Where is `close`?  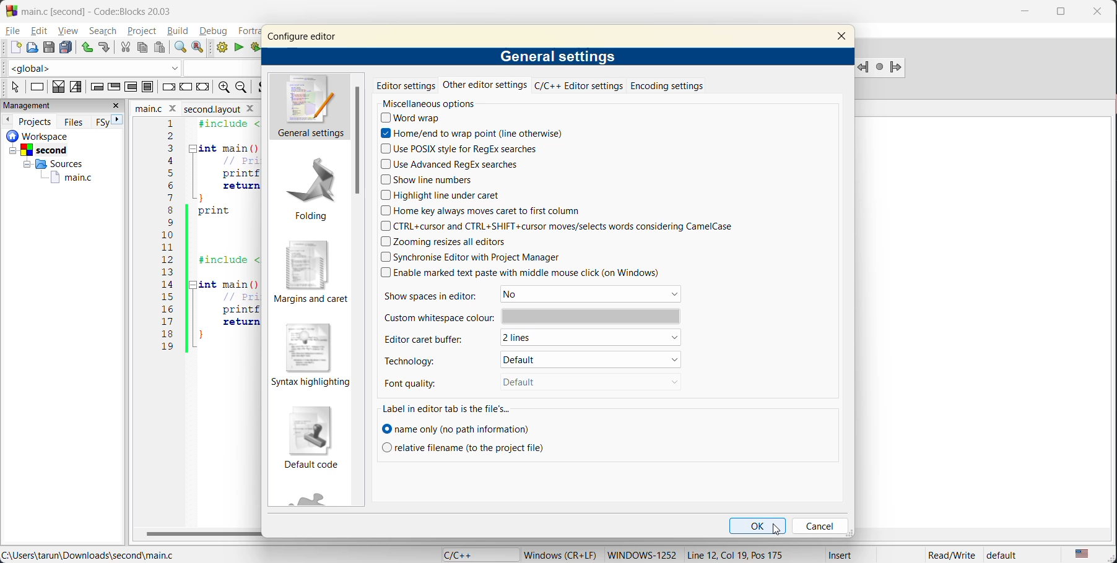
close is located at coordinates (844, 37).